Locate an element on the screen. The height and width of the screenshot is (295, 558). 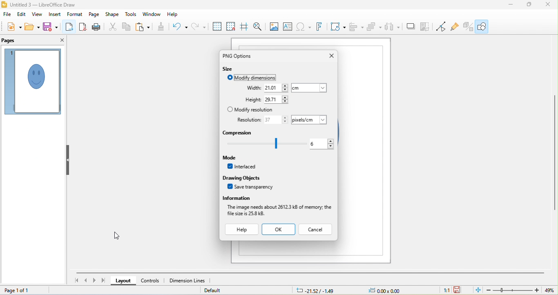
fit to current window is located at coordinates (478, 291).